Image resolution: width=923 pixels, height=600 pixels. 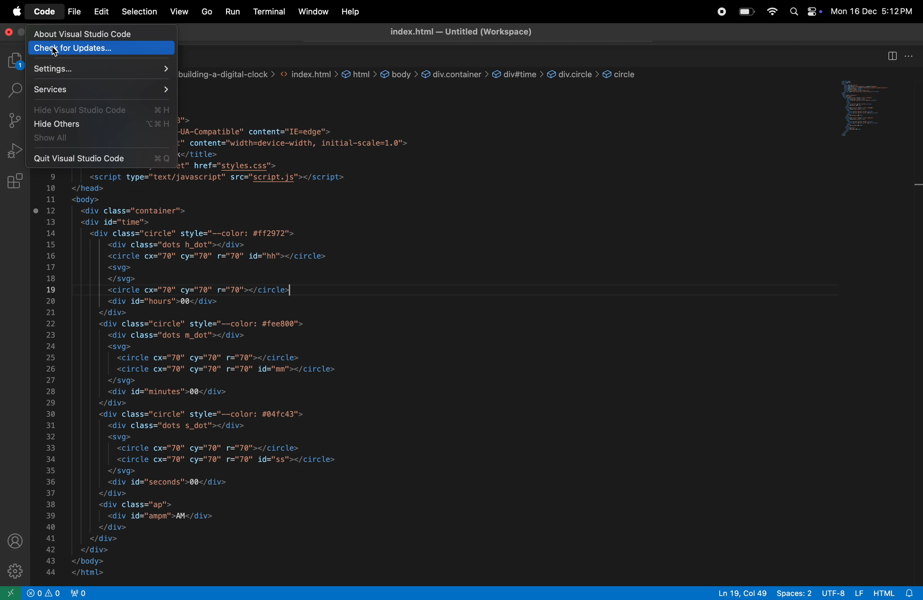 What do you see at coordinates (12, 592) in the screenshot?
I see `open remote window` at bounding box center [12, 592].